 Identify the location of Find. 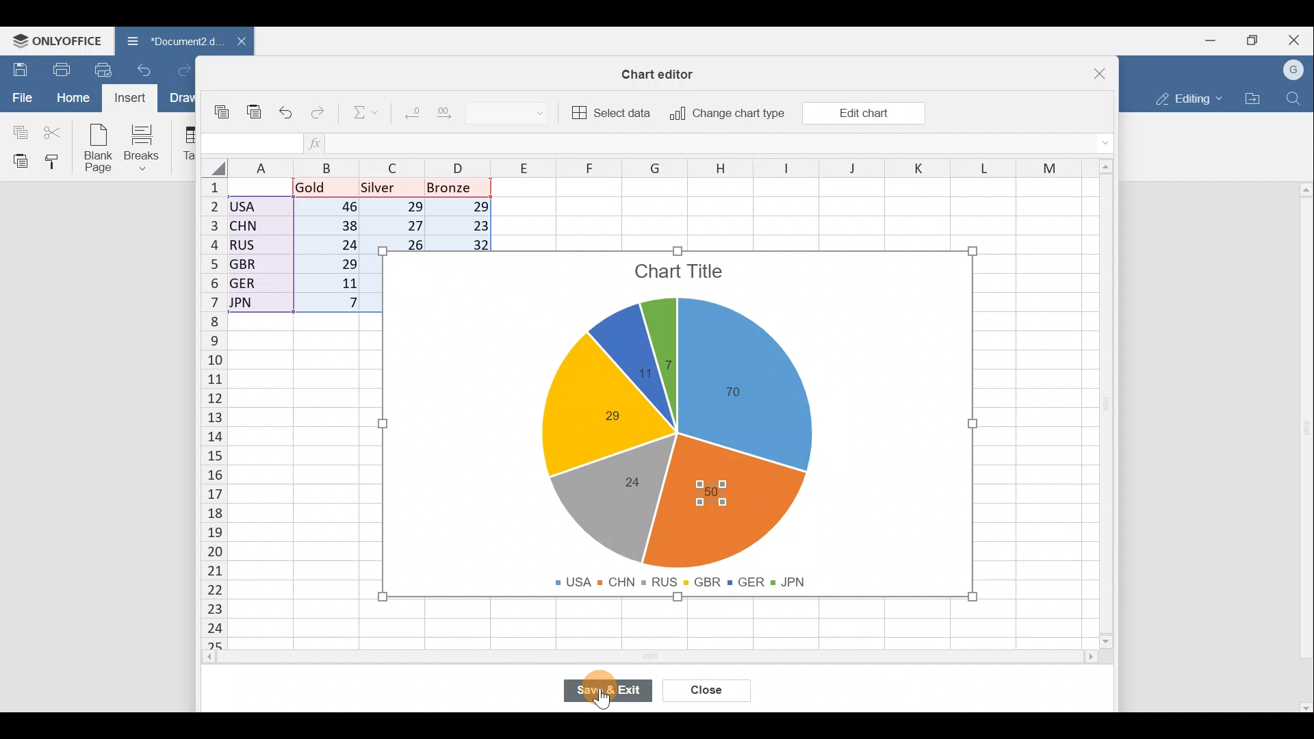
(1296, 96).